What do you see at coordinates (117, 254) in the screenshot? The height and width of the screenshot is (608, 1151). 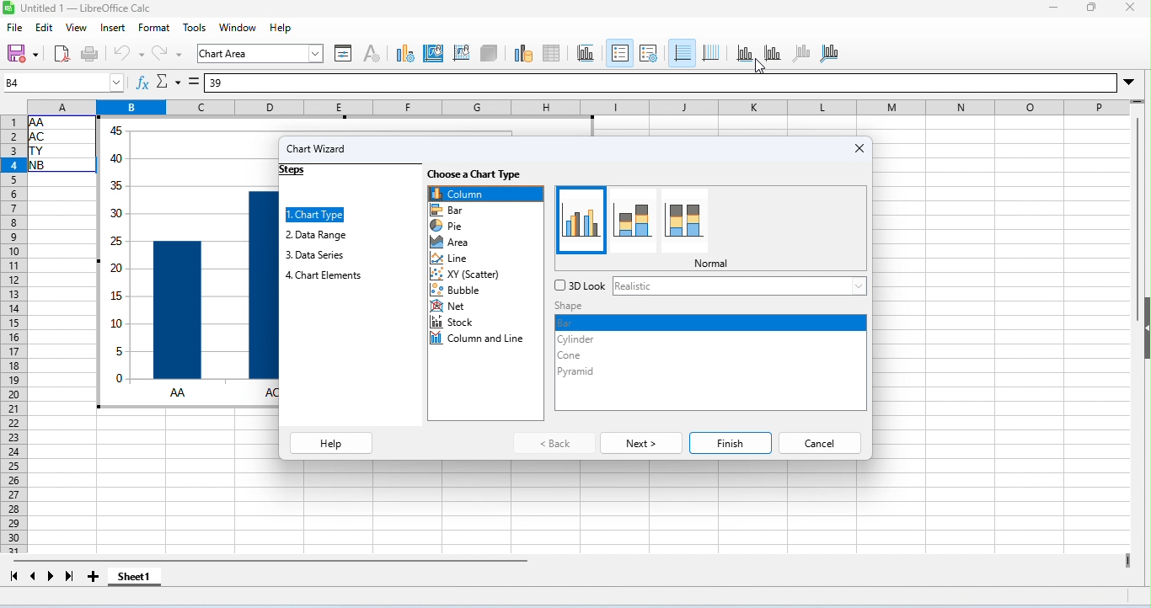 I see `values` at bounding box center [117, 254].